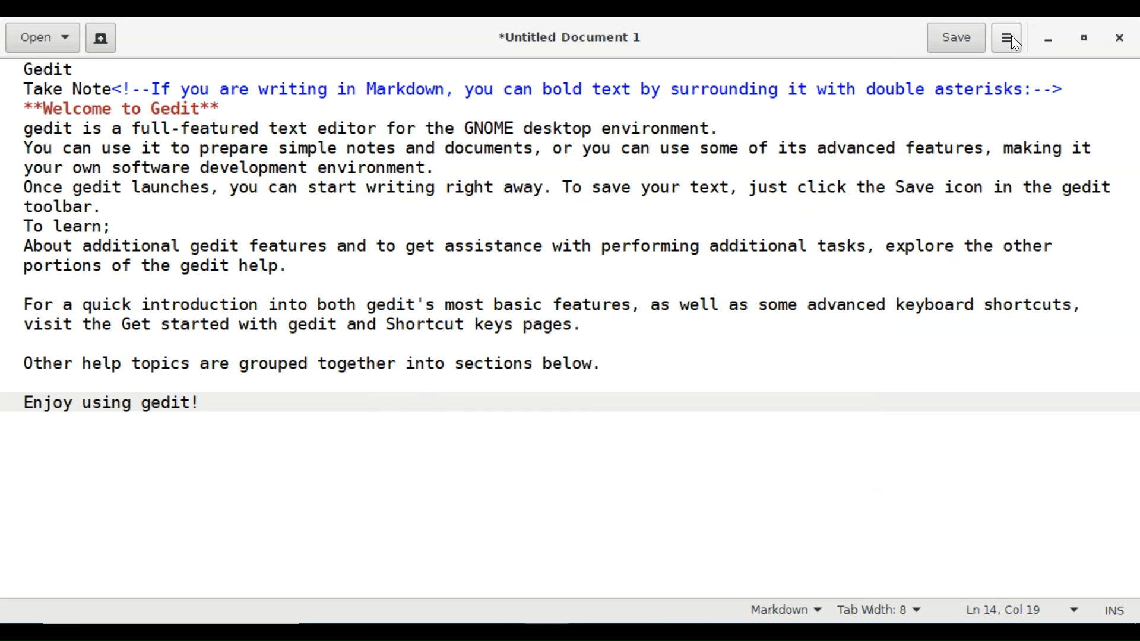  Describe the element at coordinates (311, 364) in the screenshot. I see `Other help topics are grouped together into sections below.` at that location.